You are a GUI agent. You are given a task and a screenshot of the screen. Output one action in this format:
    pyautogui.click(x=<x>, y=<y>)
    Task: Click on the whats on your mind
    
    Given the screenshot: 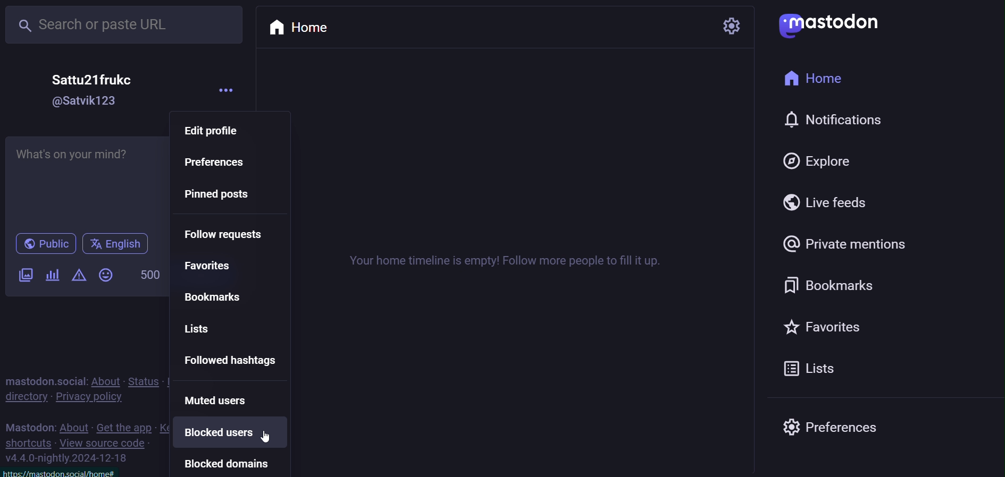 What is the action you would take?
    pyautogui.click(x=86, y=182)
    